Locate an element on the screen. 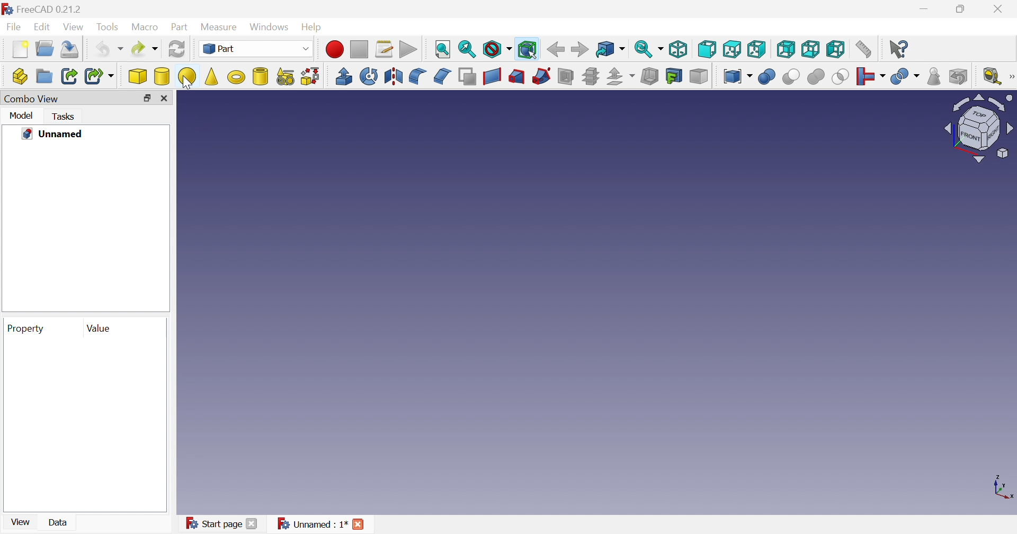 This screenshot has height=534, width=1017. Cube is located at coordinates (138, 77).